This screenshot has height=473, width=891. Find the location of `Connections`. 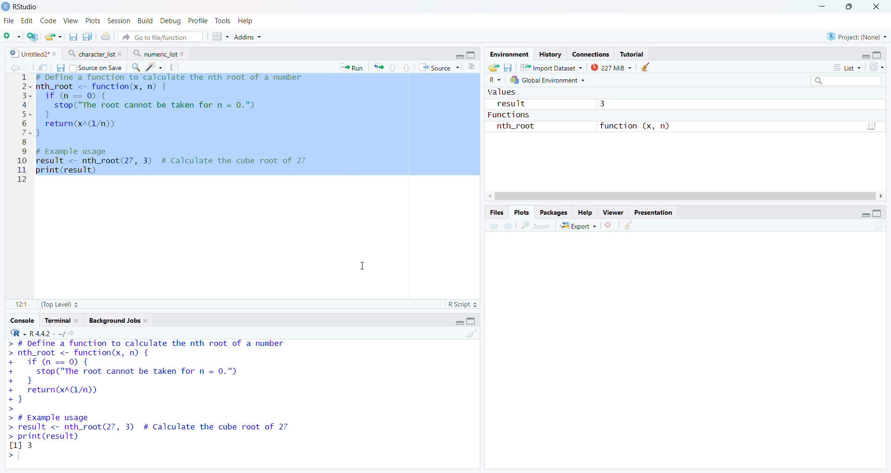

Connections is located at coordinates (592, 54).